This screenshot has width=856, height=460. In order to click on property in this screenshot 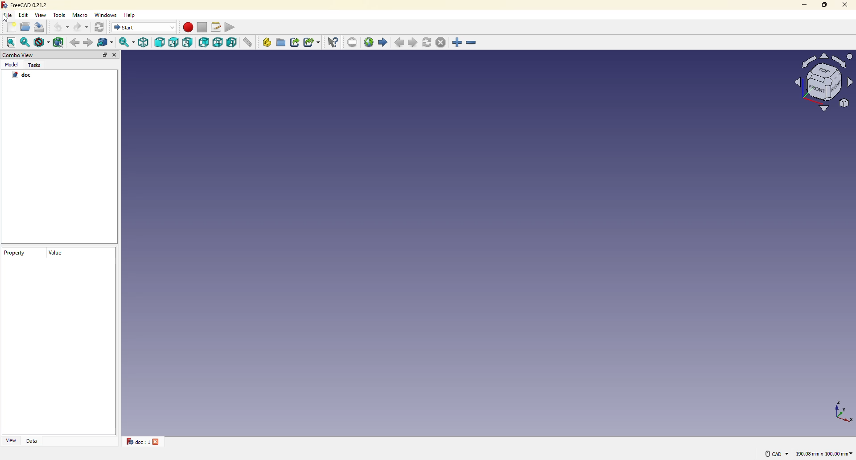, I will do `click(15, 254)`.